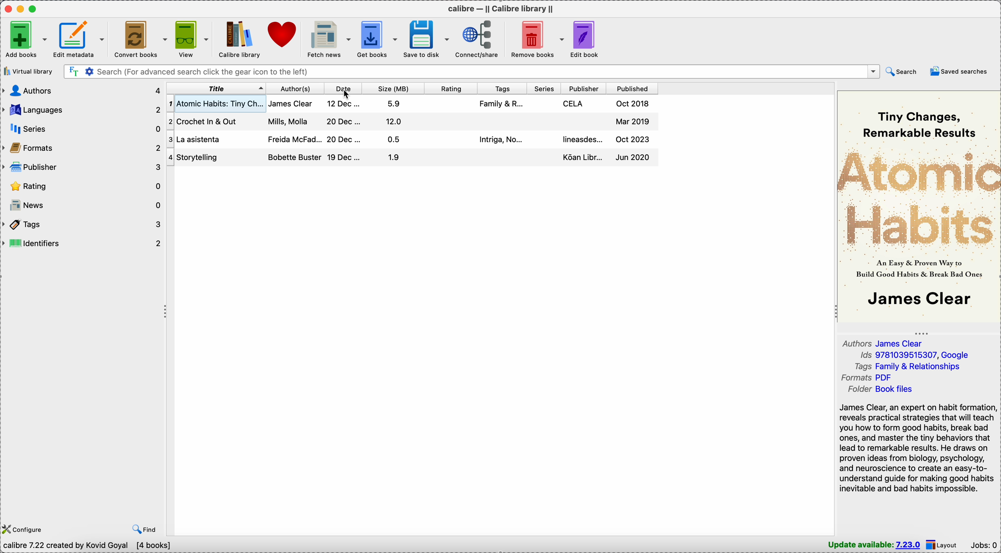 The width and height of the screenshot is (1001, 553). I want to click on rating, so click(449, 89).